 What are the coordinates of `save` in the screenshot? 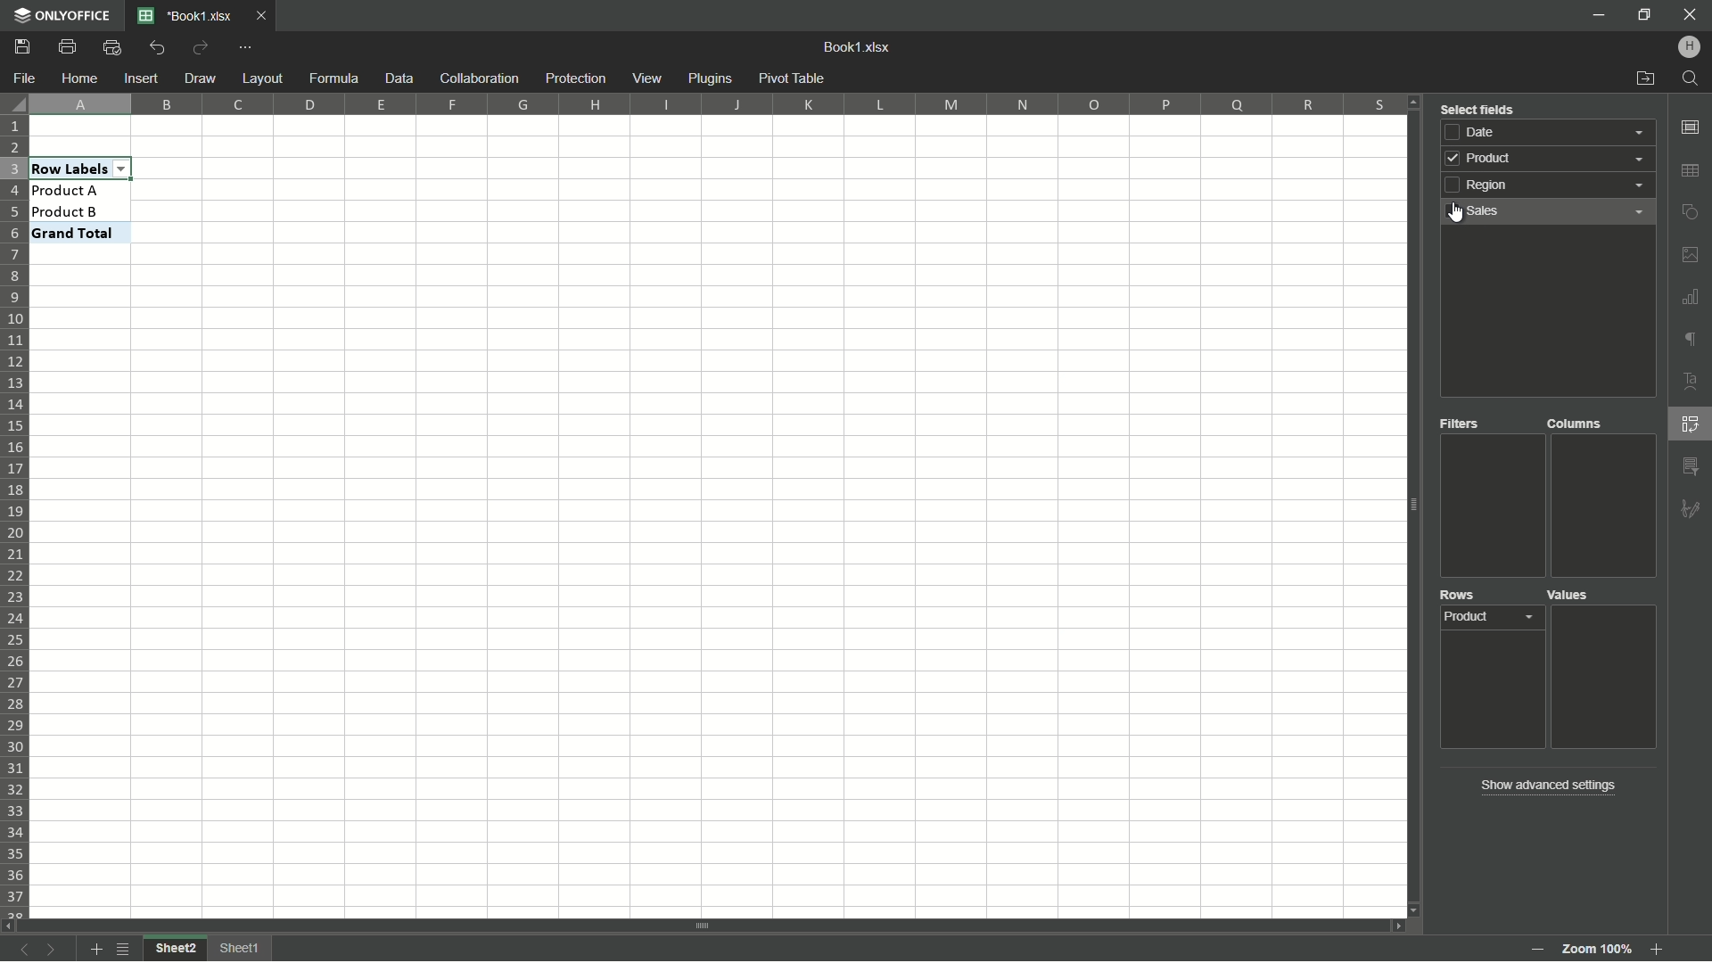 It's located at (23, 48).